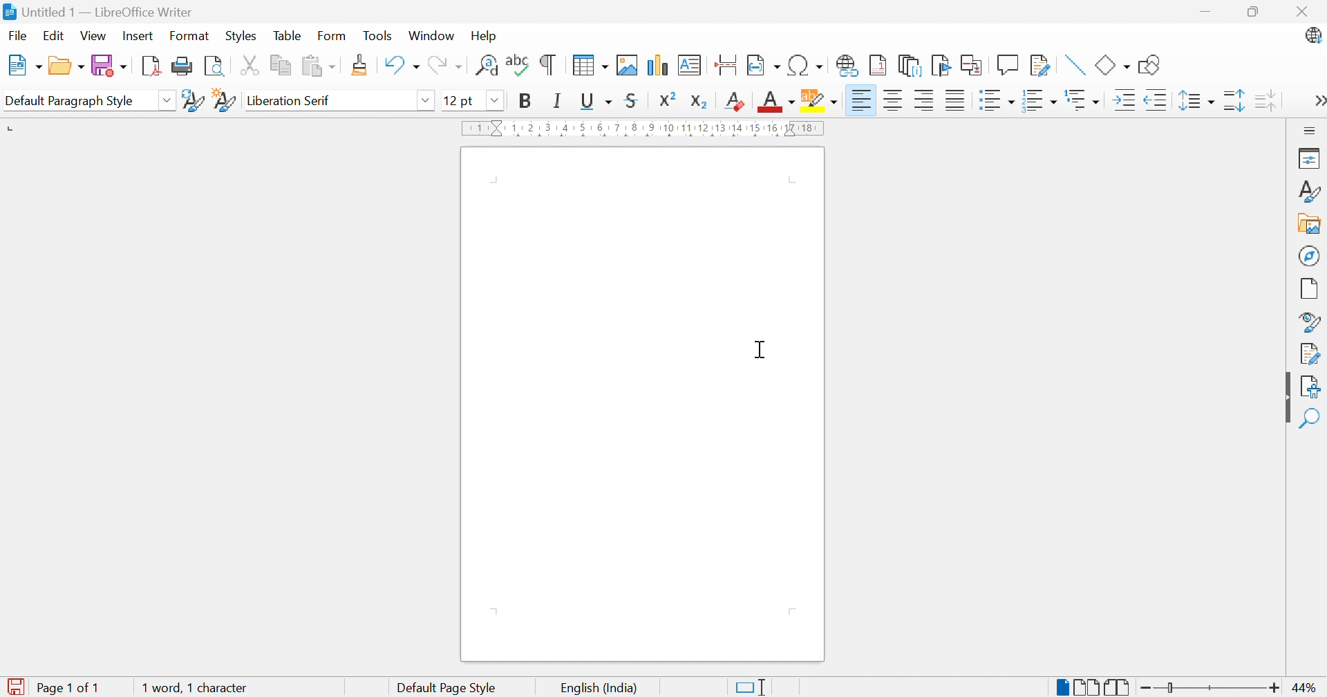 The height and width of the screenshot is (697, 1327). What do you see at coordinates (753, 687) in the screenshot?
I see `Standard selection. Click to change selection mode.` at bounding box center [753, 687].